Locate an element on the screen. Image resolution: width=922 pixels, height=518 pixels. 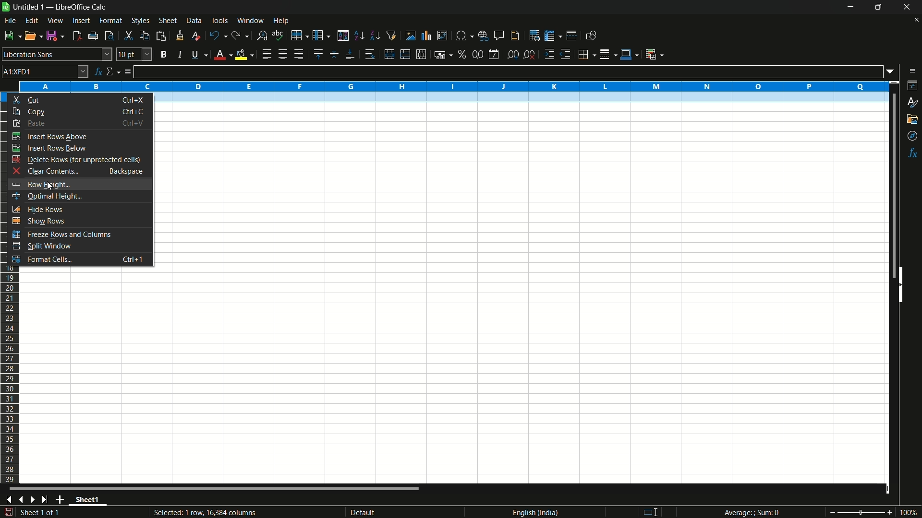
split window is located at coordinates (571, 36).